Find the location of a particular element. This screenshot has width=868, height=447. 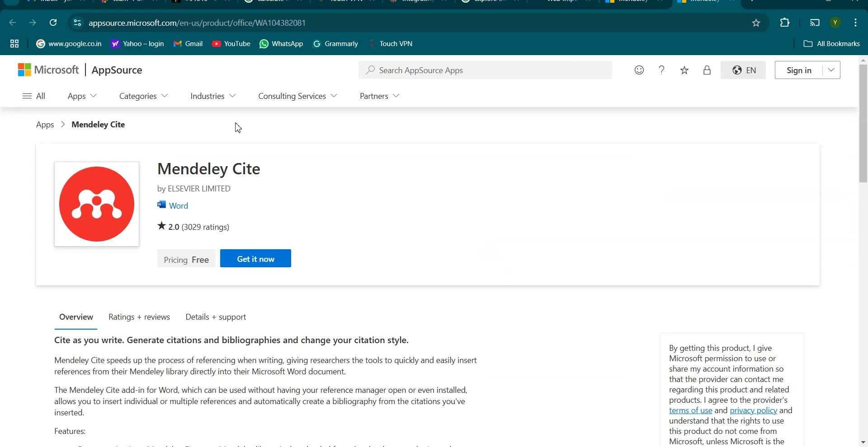

Cursor is located at coordinates (240, 128).